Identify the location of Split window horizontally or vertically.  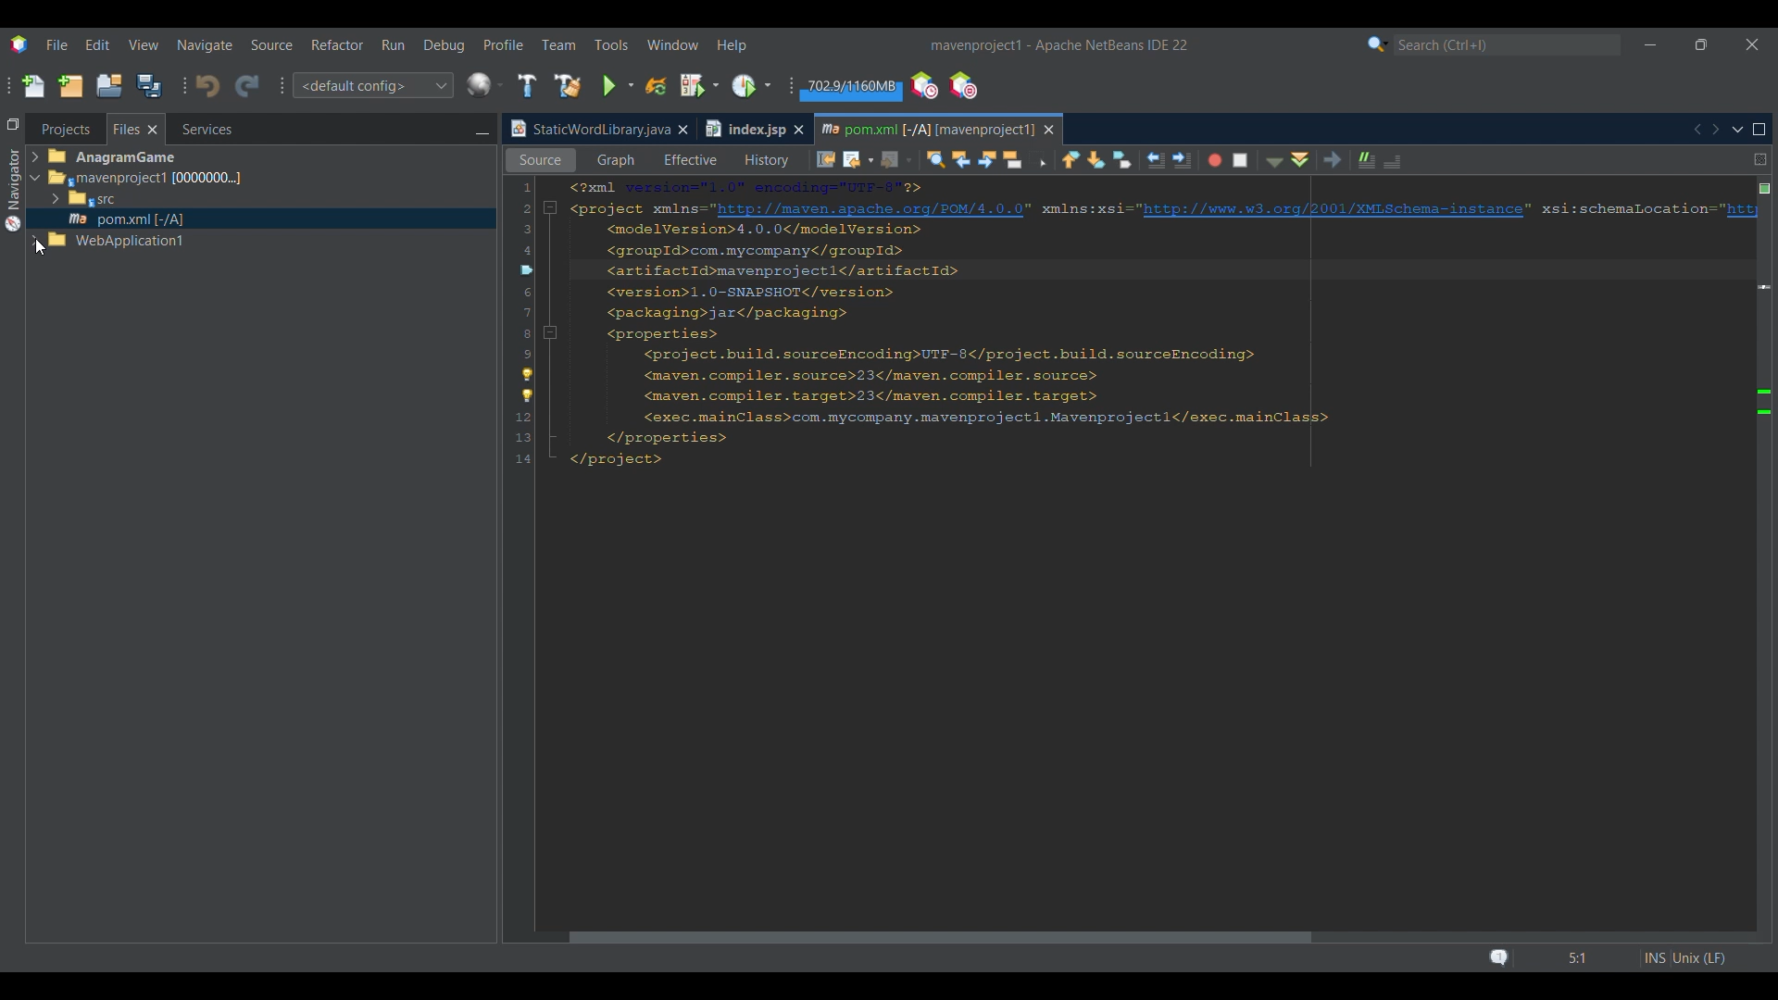
(1760, 159).